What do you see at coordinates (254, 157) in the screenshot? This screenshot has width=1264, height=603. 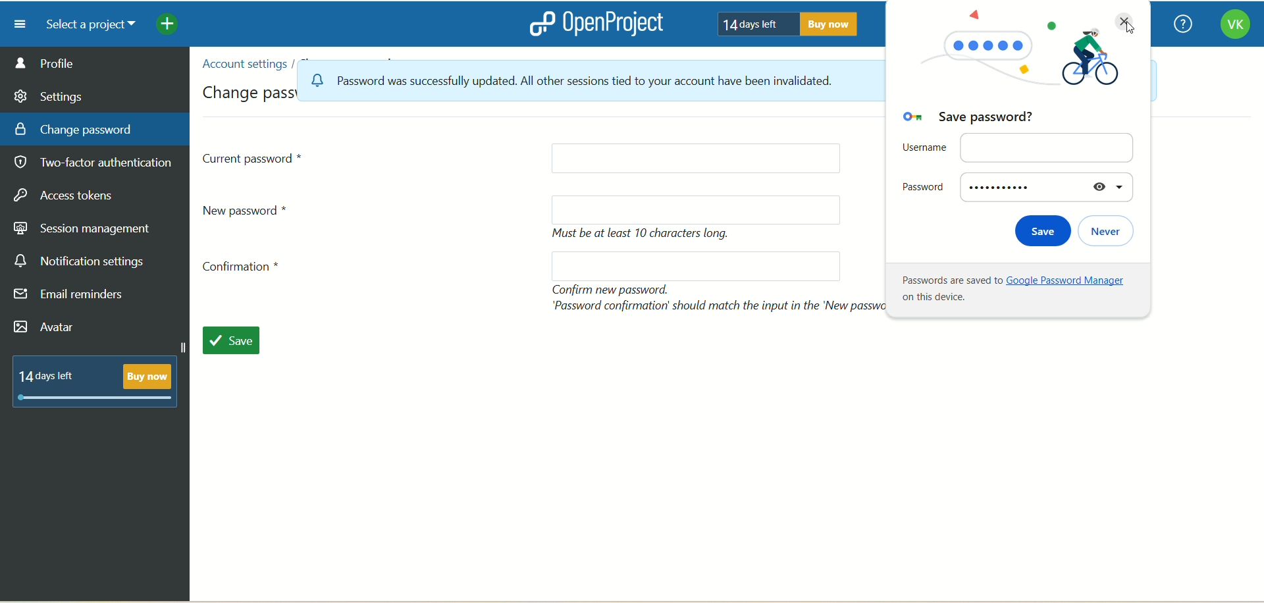 I see `current password` at bounding box center [254, 157].